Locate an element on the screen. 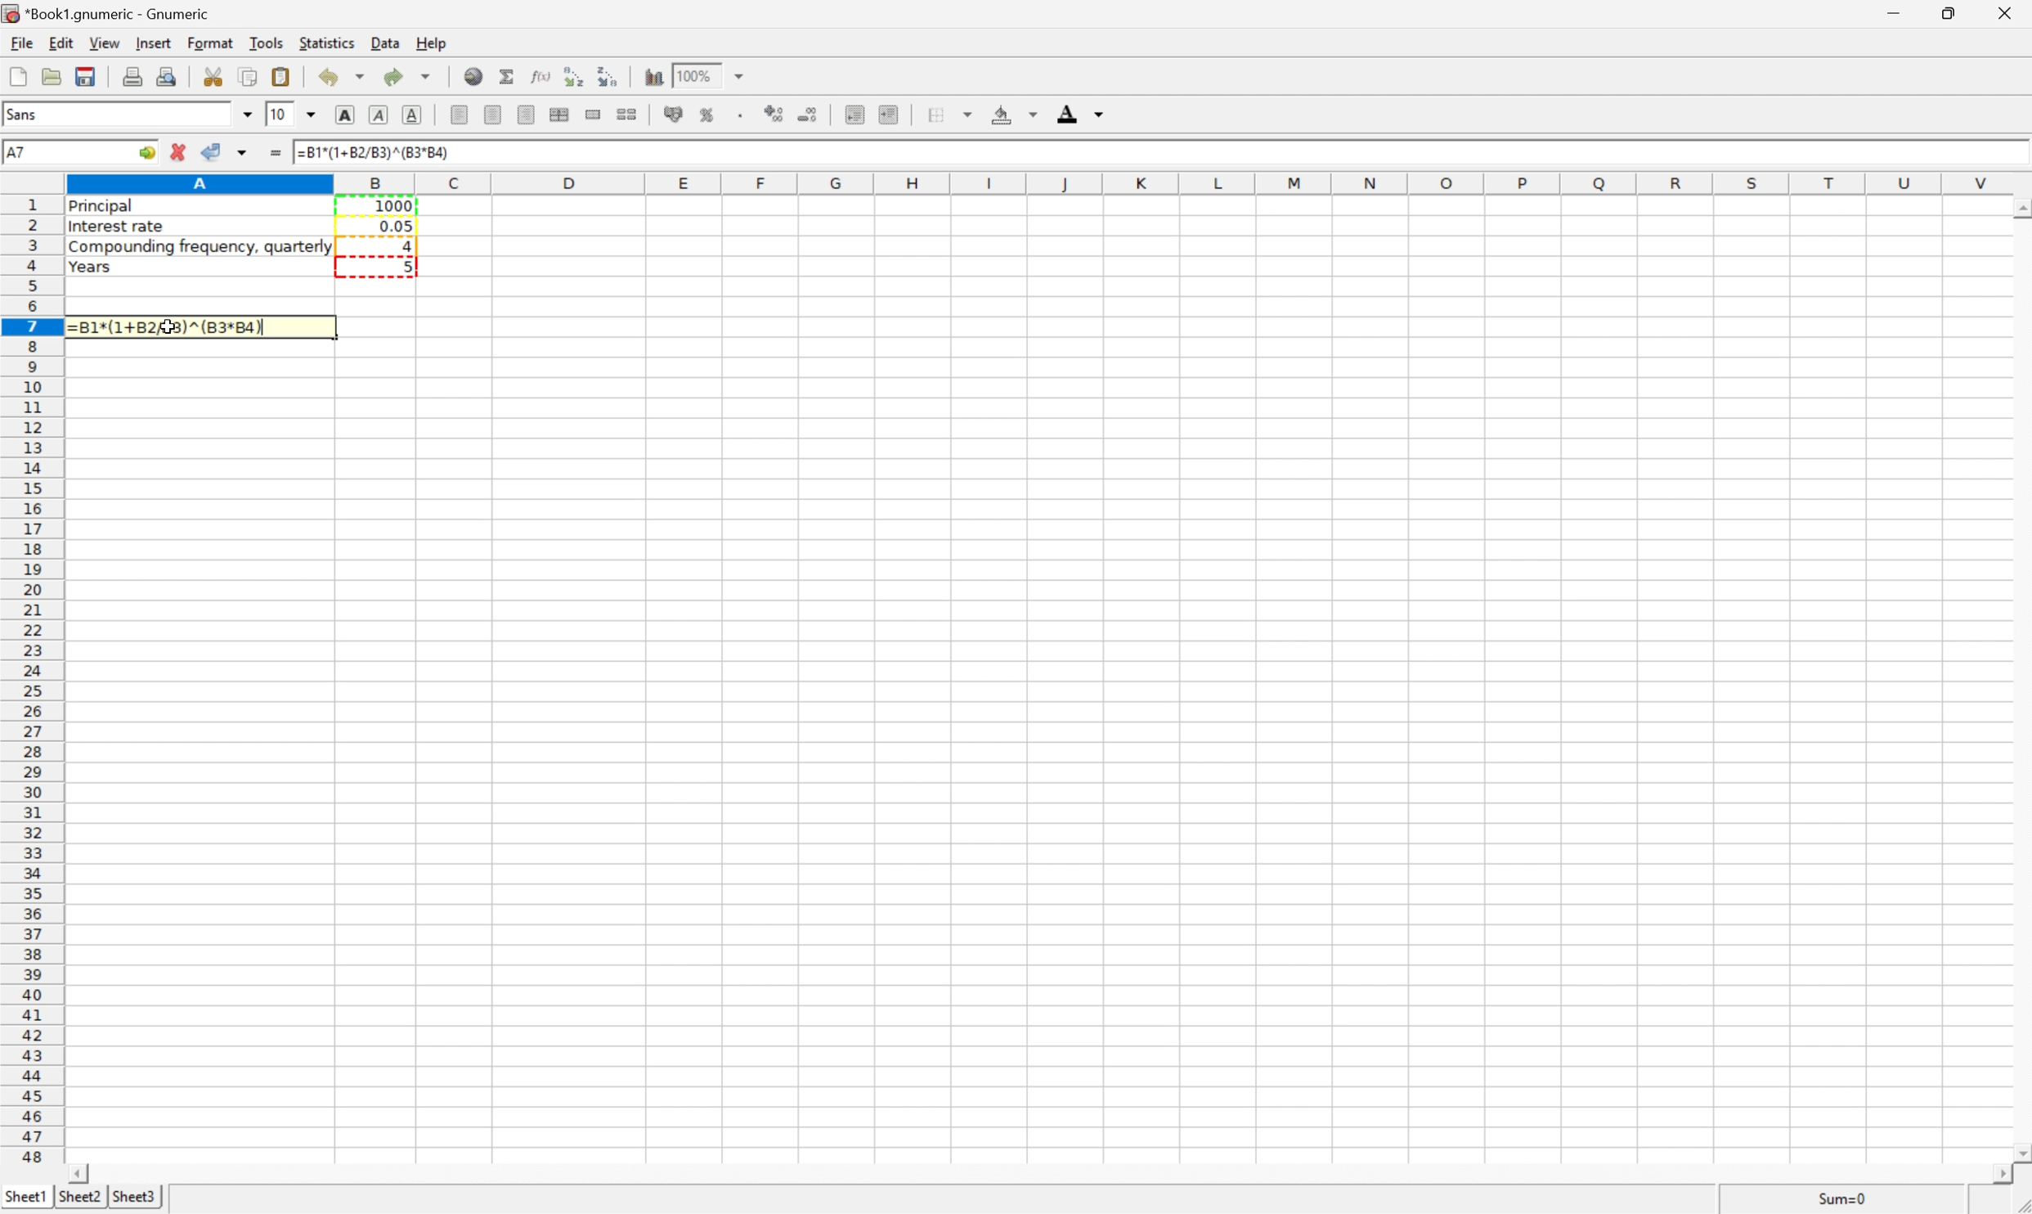 This screenshot has width=2032, height=1214. increase indent is located at coordinates (890, 114).